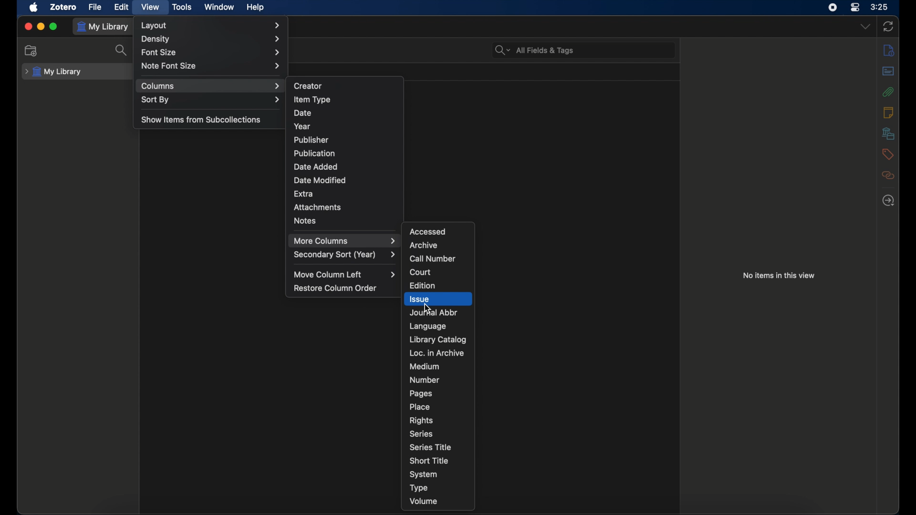  I want to click on screen recorder, so click(833, 8).